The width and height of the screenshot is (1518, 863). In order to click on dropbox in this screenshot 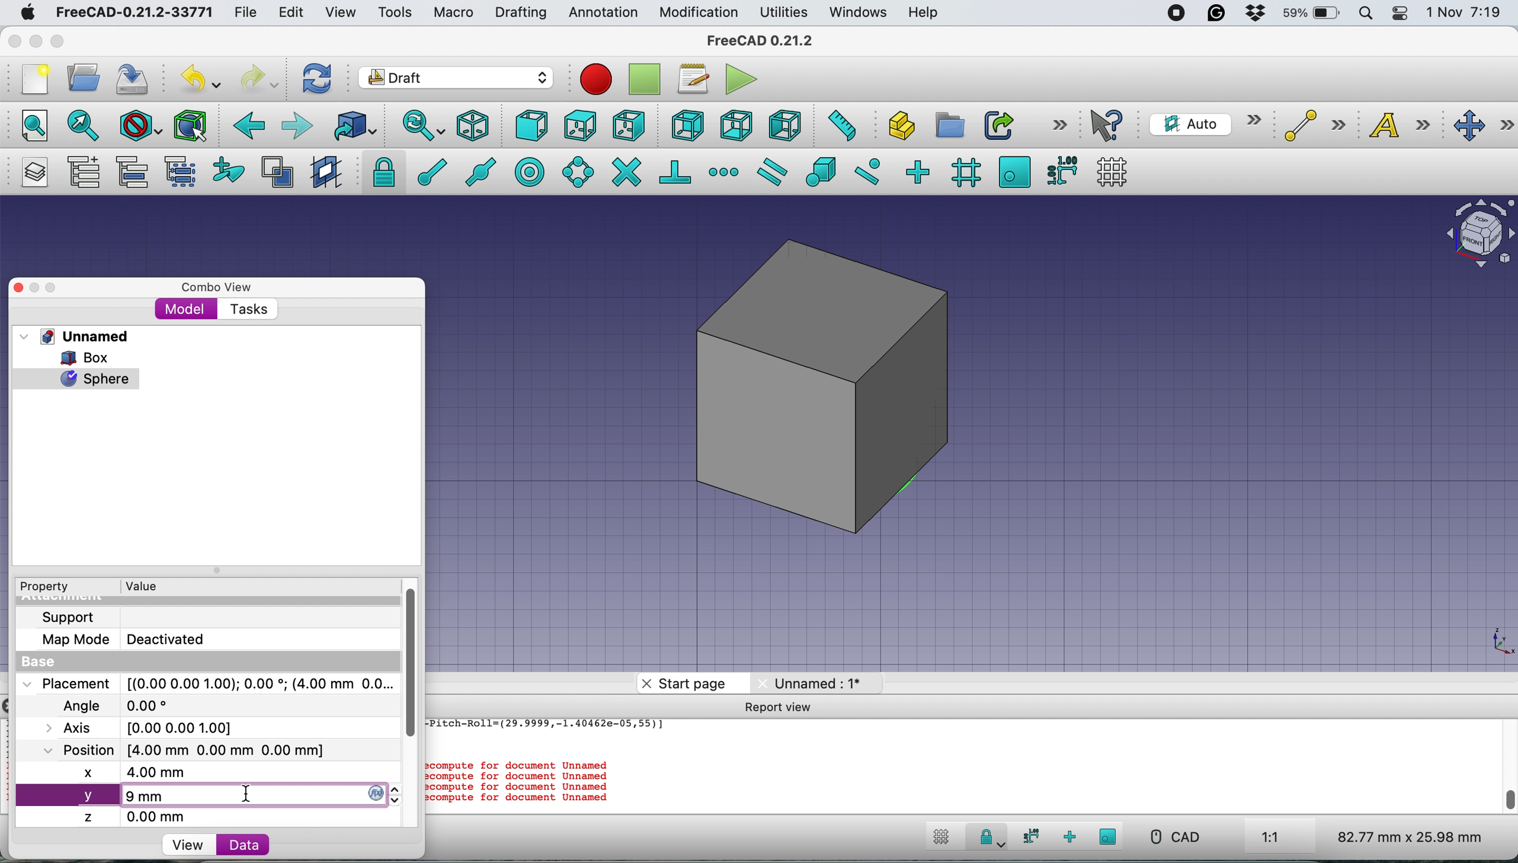, I will do `click(1250, 14)`.